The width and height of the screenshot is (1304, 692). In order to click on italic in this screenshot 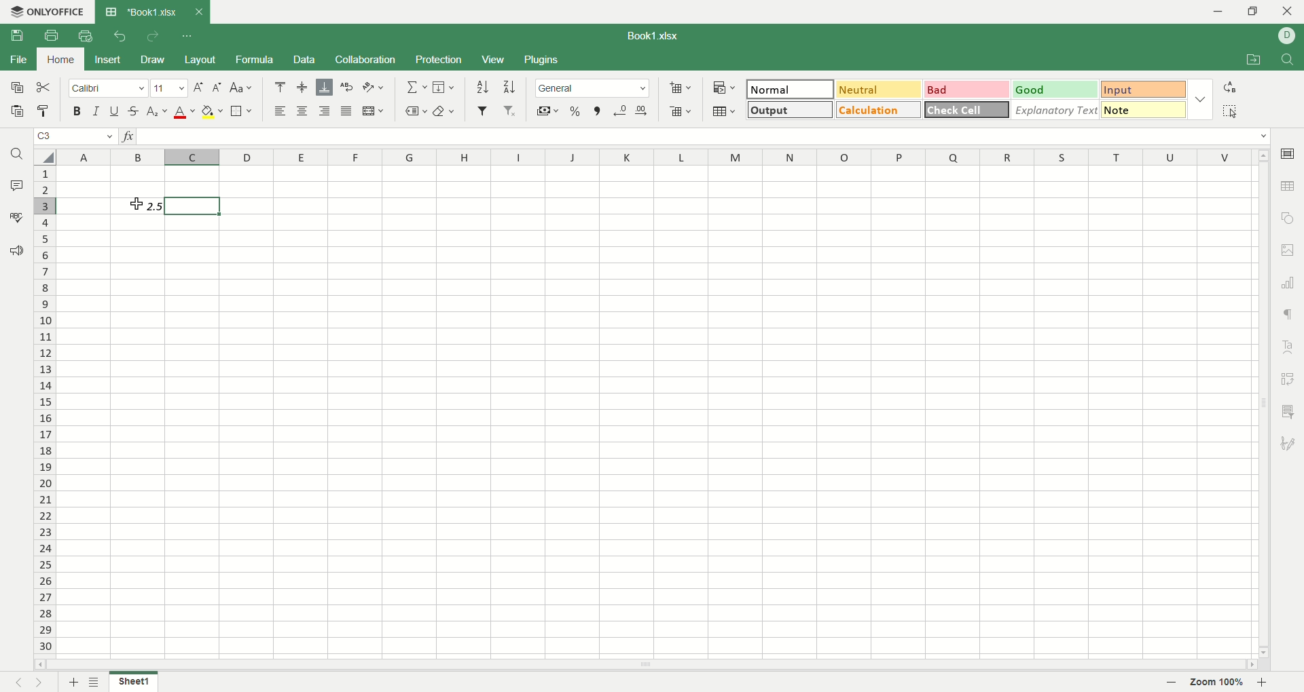, I will do `click(96, 110)`.